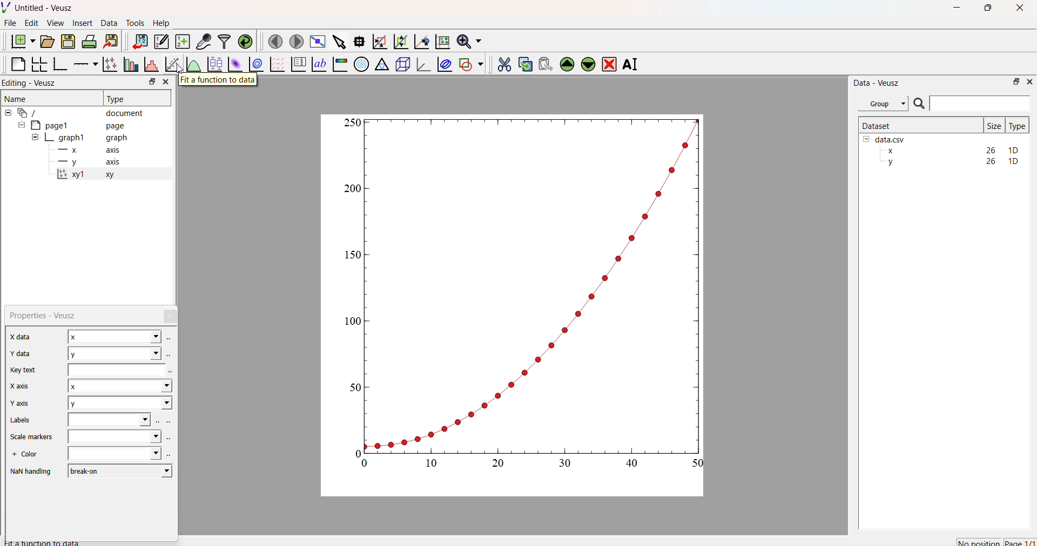 This screenshot has width=1037, height=546. What do you see at coordinates (224, 41) in the screenshot?
I see `Filter data` at bounding box center [224, 41].